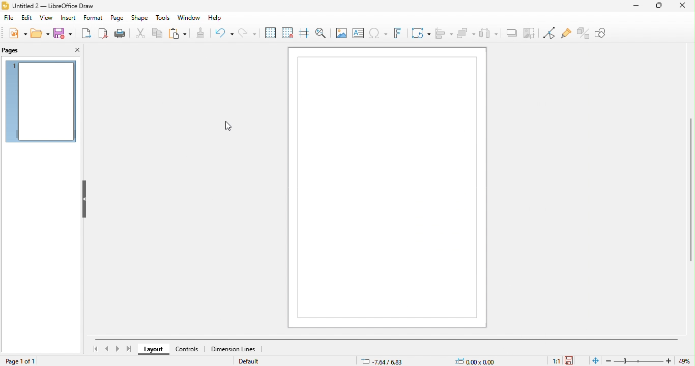  What do you see at coordinates (189, 18) in the screenshot?
I see `window` at bounding box center [189, 18].